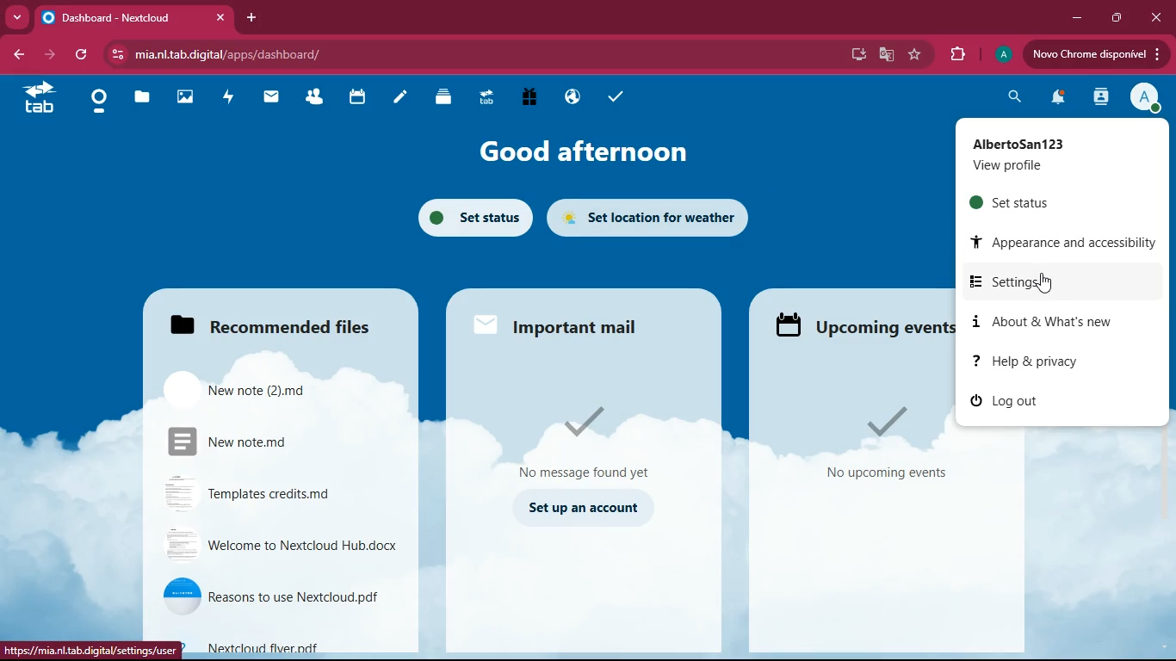  I want to click on google translate, so click(885, 53).